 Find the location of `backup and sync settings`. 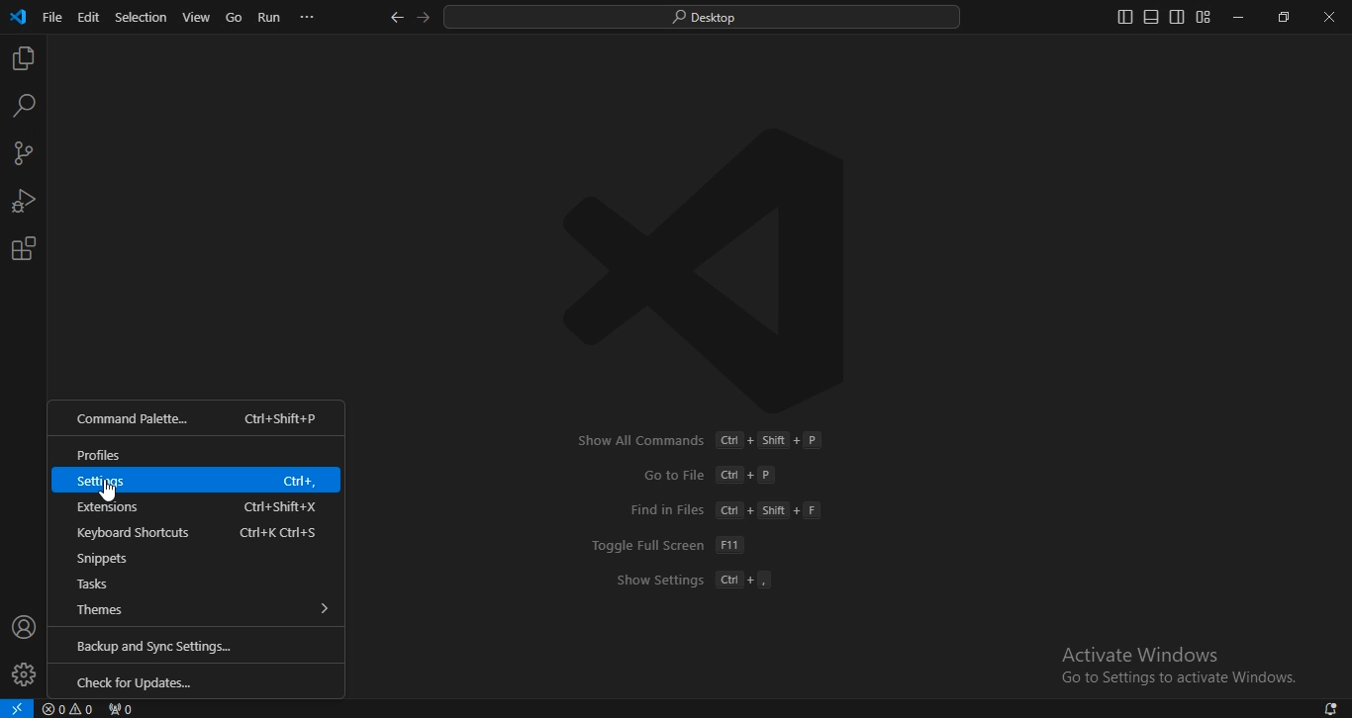

backup and sync settings is located at coordinates (203, 644).